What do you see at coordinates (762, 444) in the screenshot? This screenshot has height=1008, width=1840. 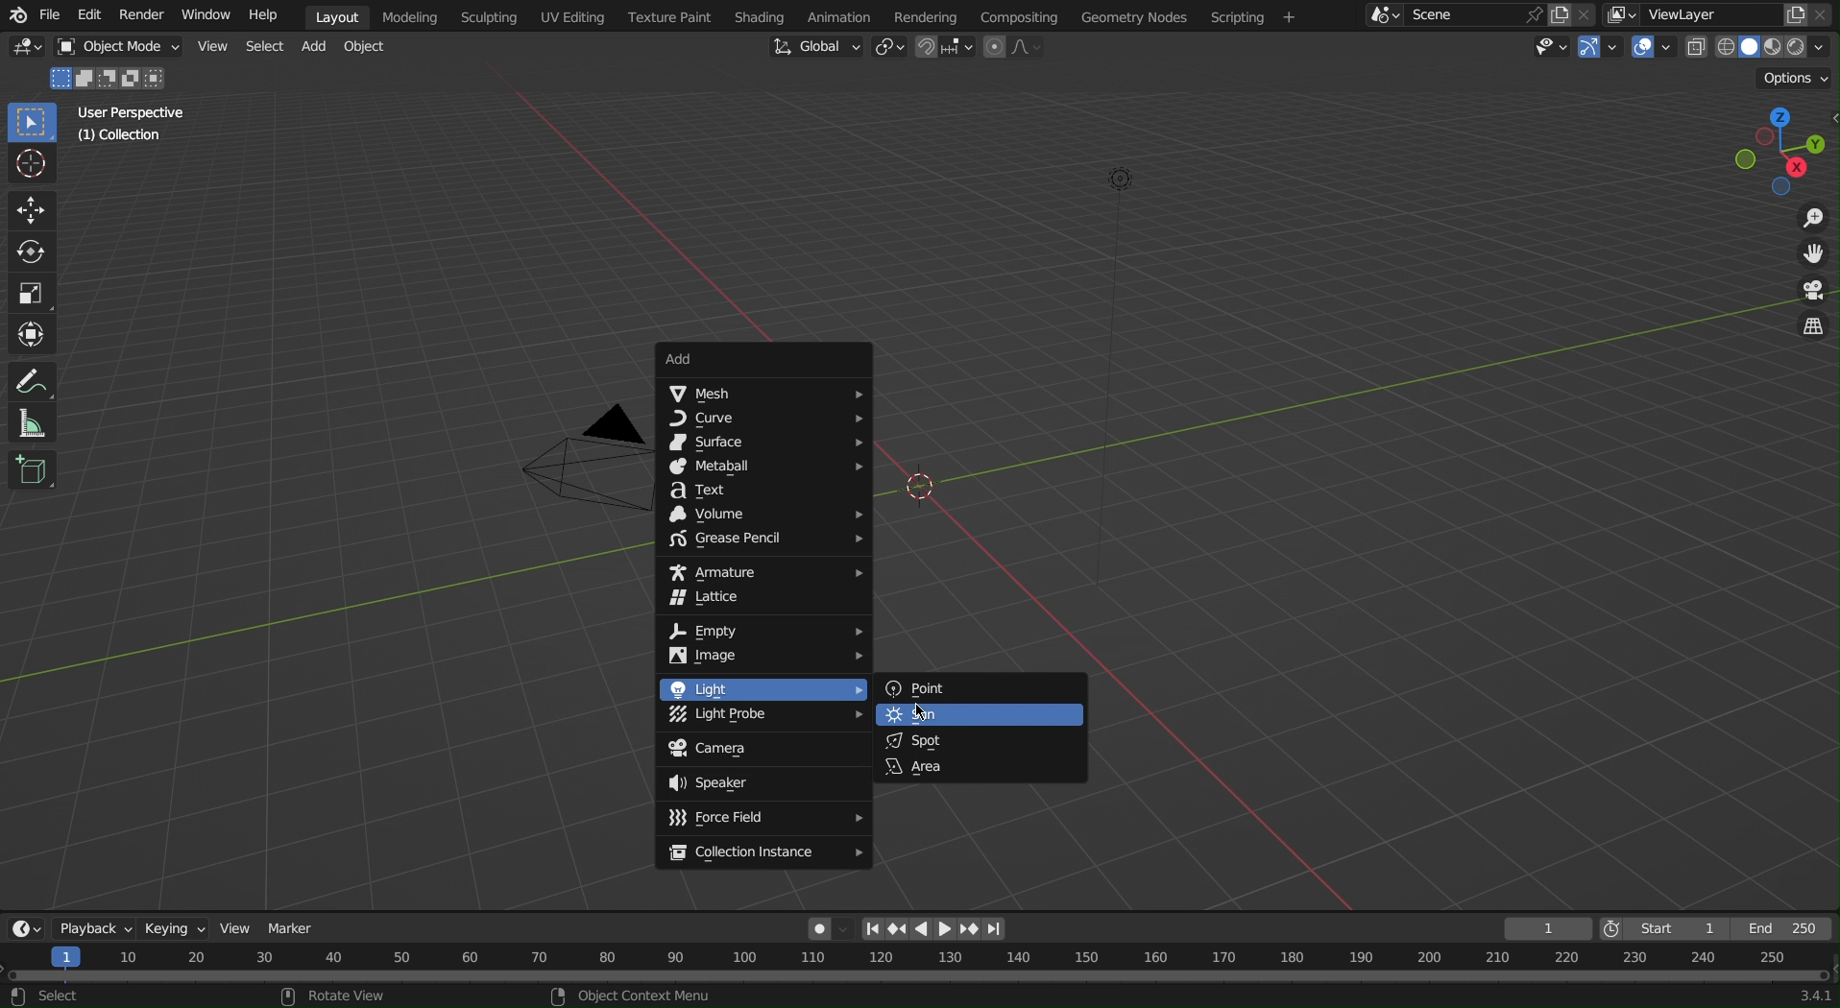 I see `Surface` at bounding box center [762, 444].